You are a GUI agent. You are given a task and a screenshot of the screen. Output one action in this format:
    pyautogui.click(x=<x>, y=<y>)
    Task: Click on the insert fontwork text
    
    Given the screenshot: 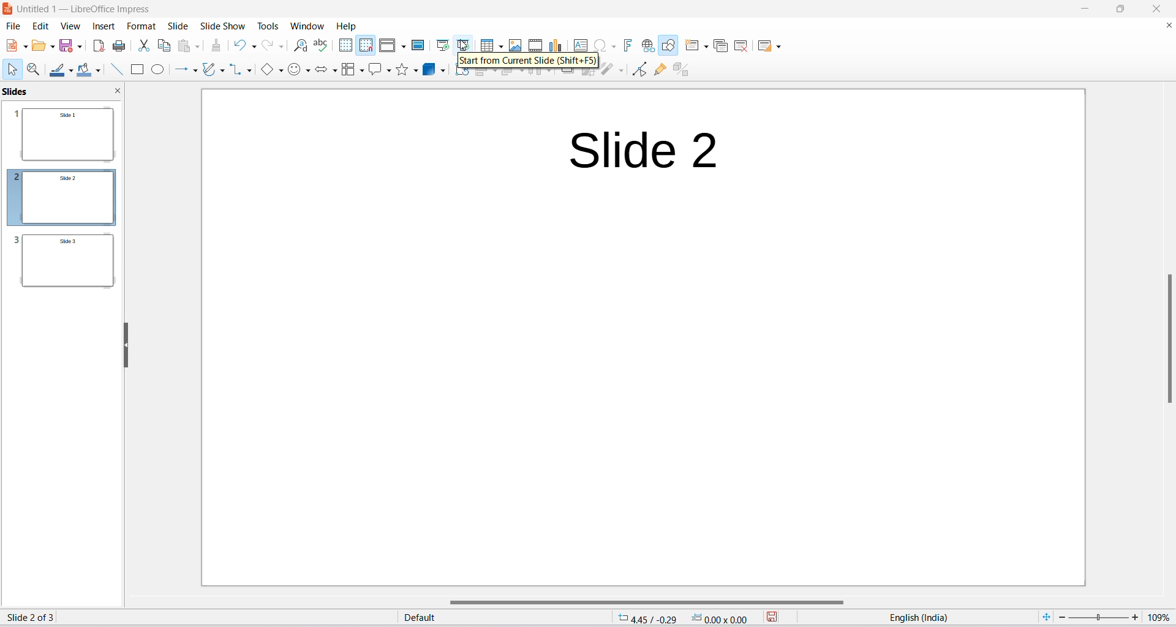 What is the action you would take?
    pyautogui.click(x=630, y=45)
    